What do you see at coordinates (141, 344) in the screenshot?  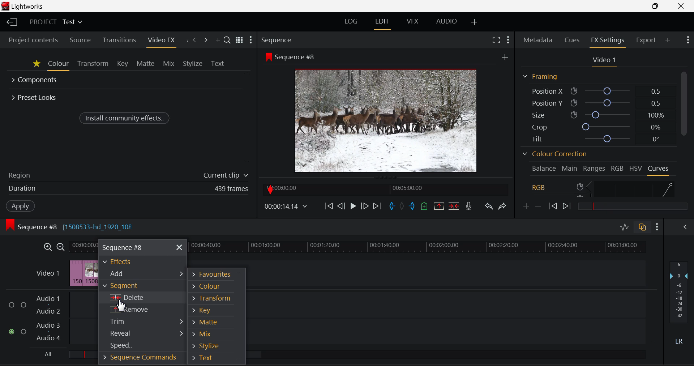 I see `Speed` at bounding box center [141, 344].